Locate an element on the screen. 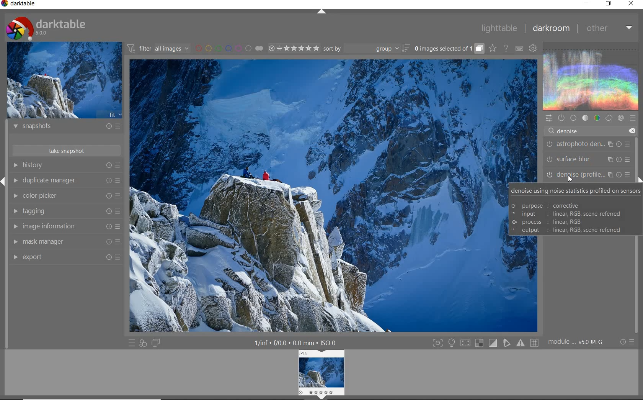 The image size is (643, 400). filter all images by module order is located at coordinates (158, 48).